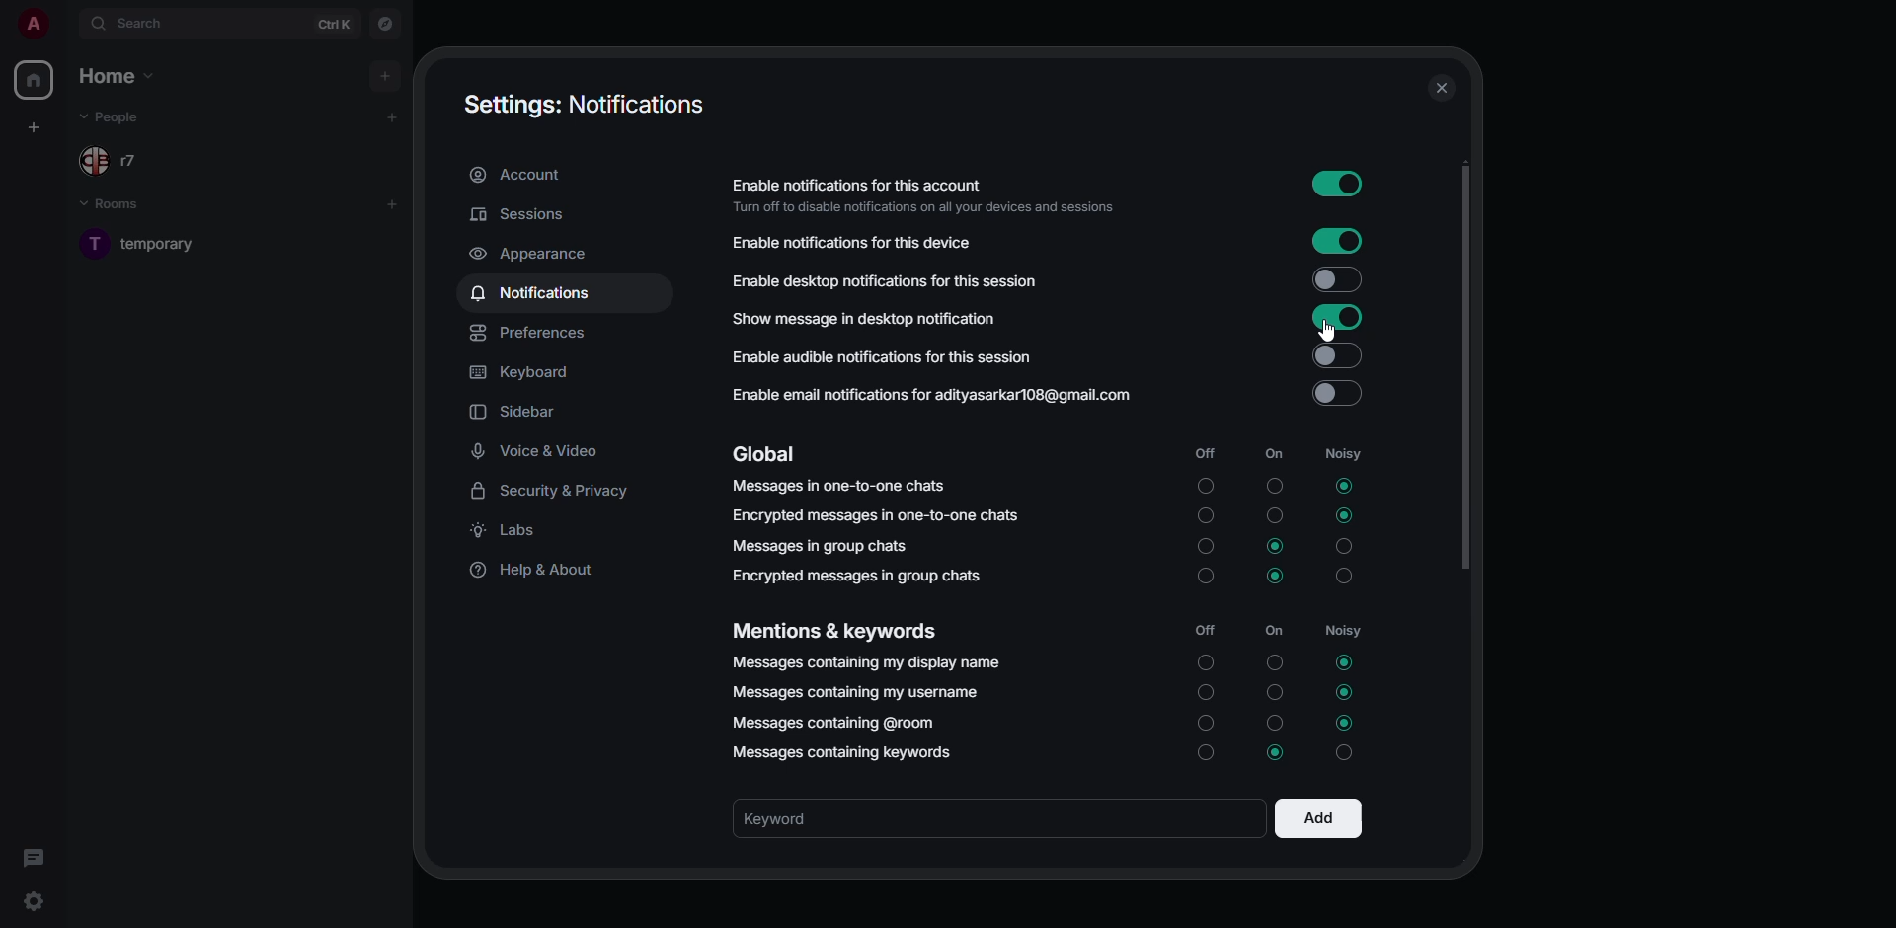  What do you see at coordinates (1276, 547) in the screenshot?
I see `selected` at bounding box center [1276, 547].